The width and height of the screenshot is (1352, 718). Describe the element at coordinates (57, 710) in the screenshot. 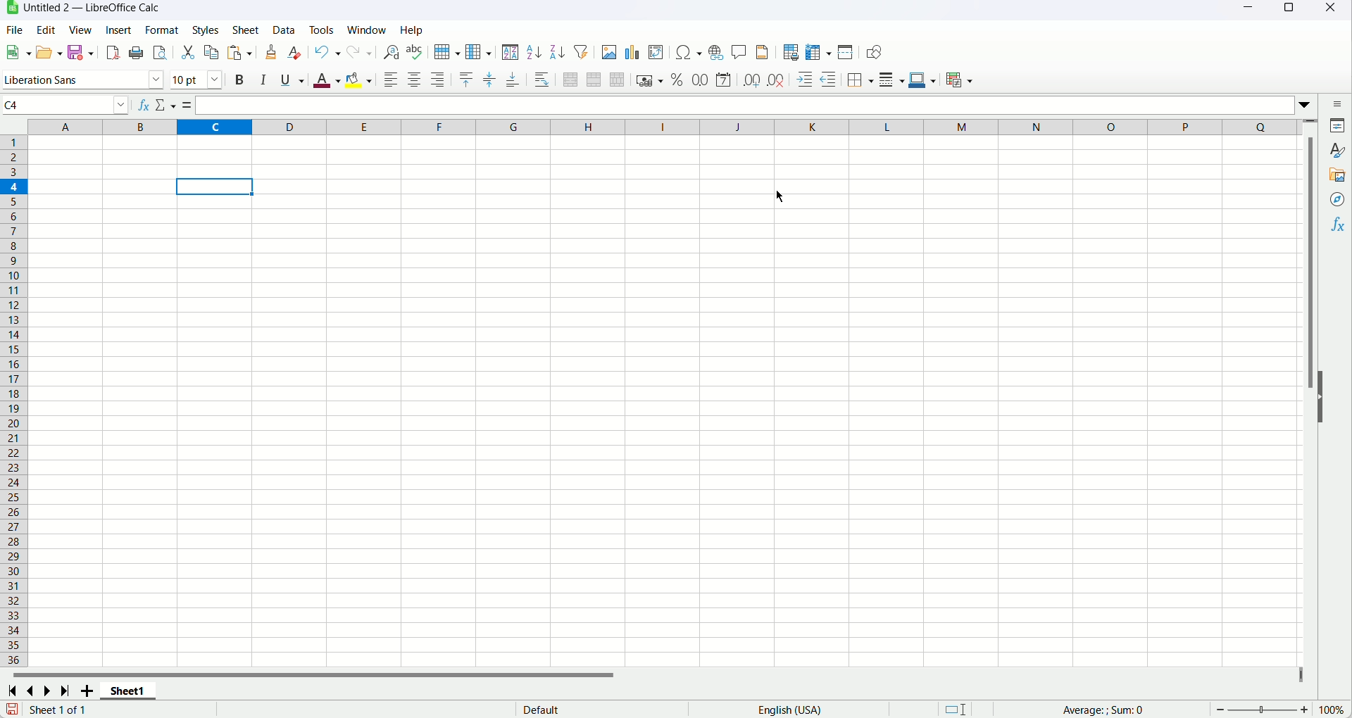

I see `Text` at that location.